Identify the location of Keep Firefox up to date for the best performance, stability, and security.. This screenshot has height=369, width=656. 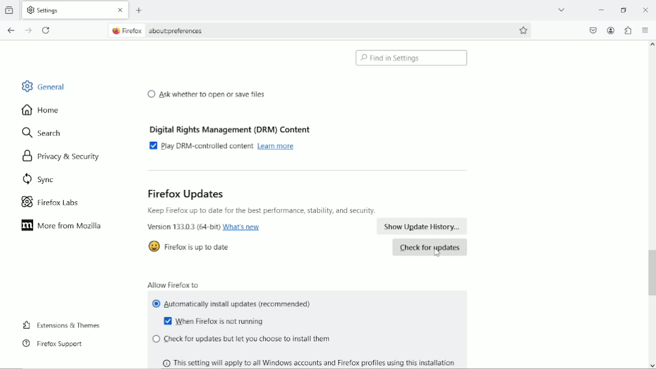
(263, 211).